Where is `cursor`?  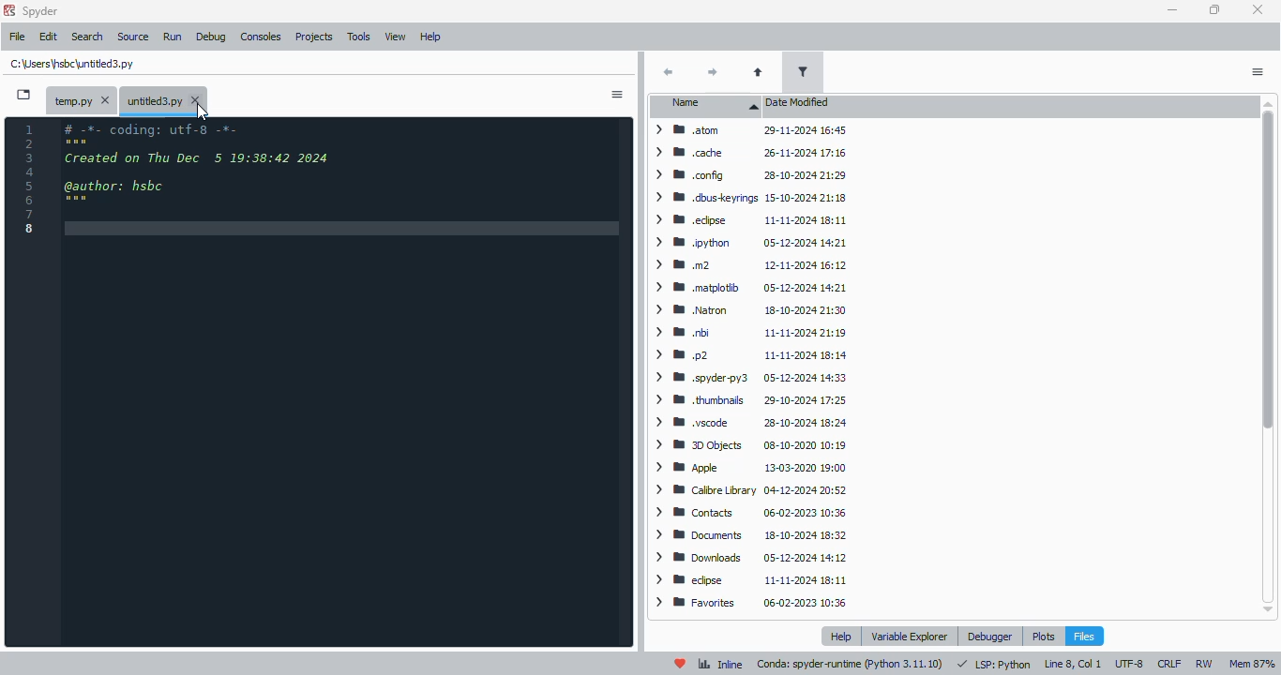
cursor is located at coordinates (203, 114).